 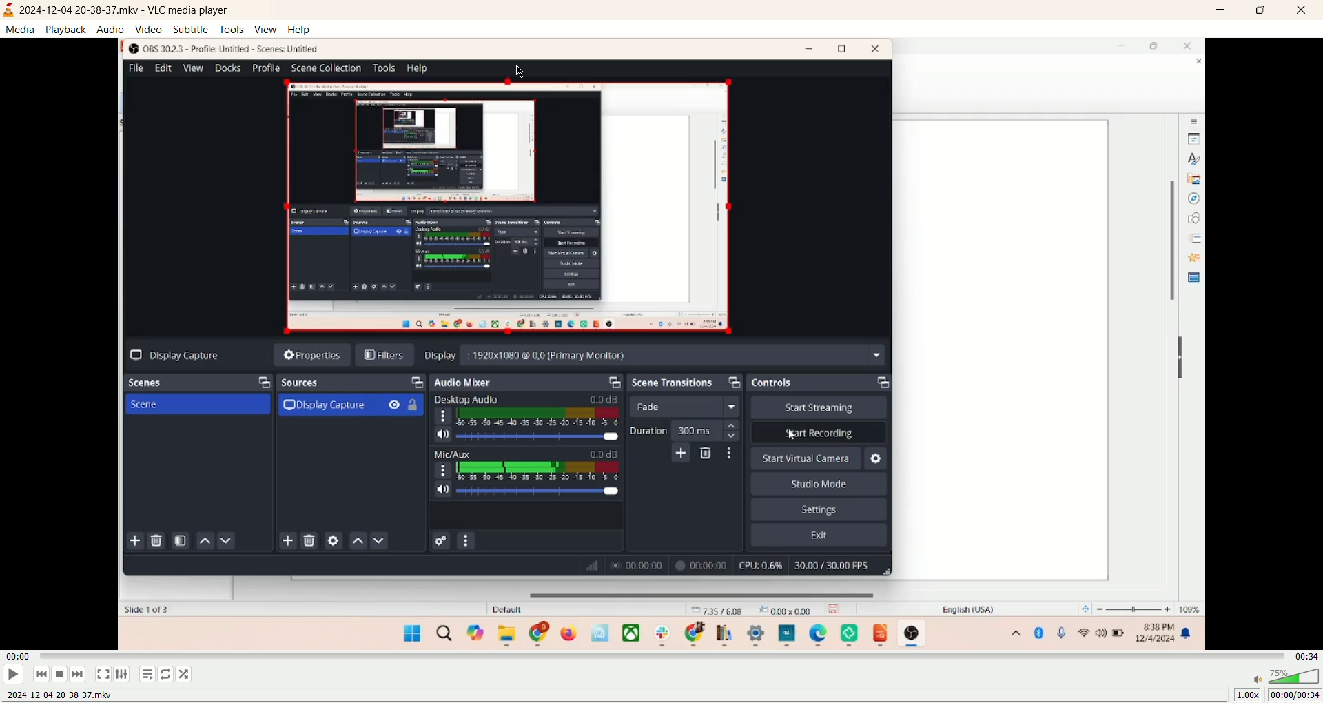 I want to click on tools, so click(x=231, y=29).